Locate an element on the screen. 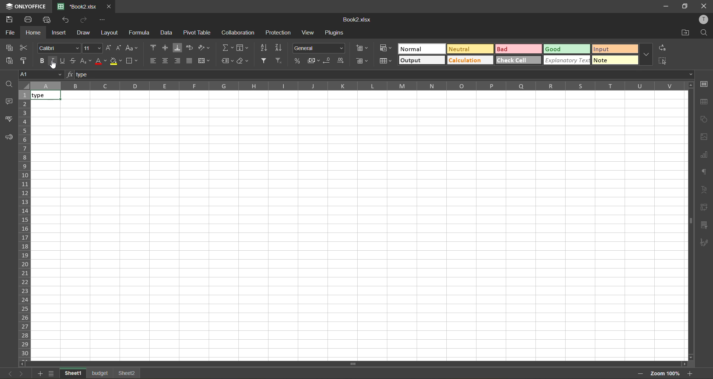 The image size is (713, 379). underline is located at coordinates (63, 61).